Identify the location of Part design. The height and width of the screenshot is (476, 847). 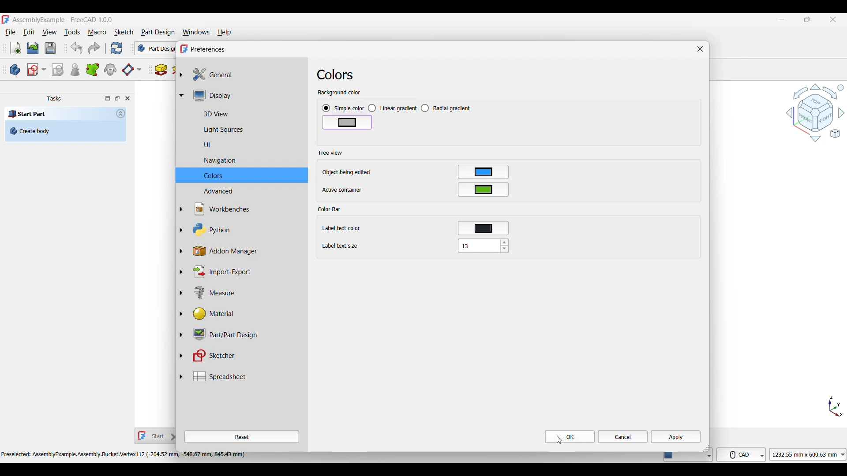
(158, 32).